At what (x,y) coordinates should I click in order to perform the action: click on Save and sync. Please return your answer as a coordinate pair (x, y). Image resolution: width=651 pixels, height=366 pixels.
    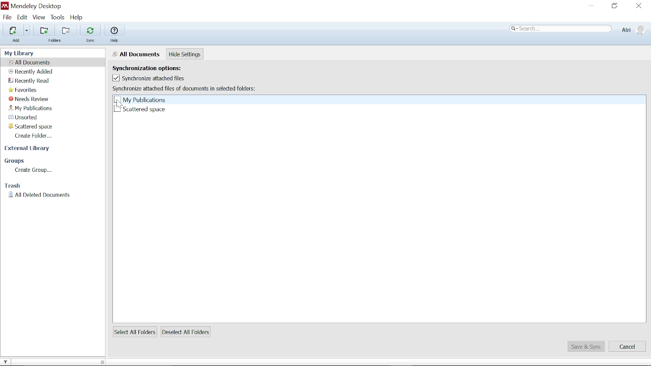
    Looking at the image, I should click on (585, 347).